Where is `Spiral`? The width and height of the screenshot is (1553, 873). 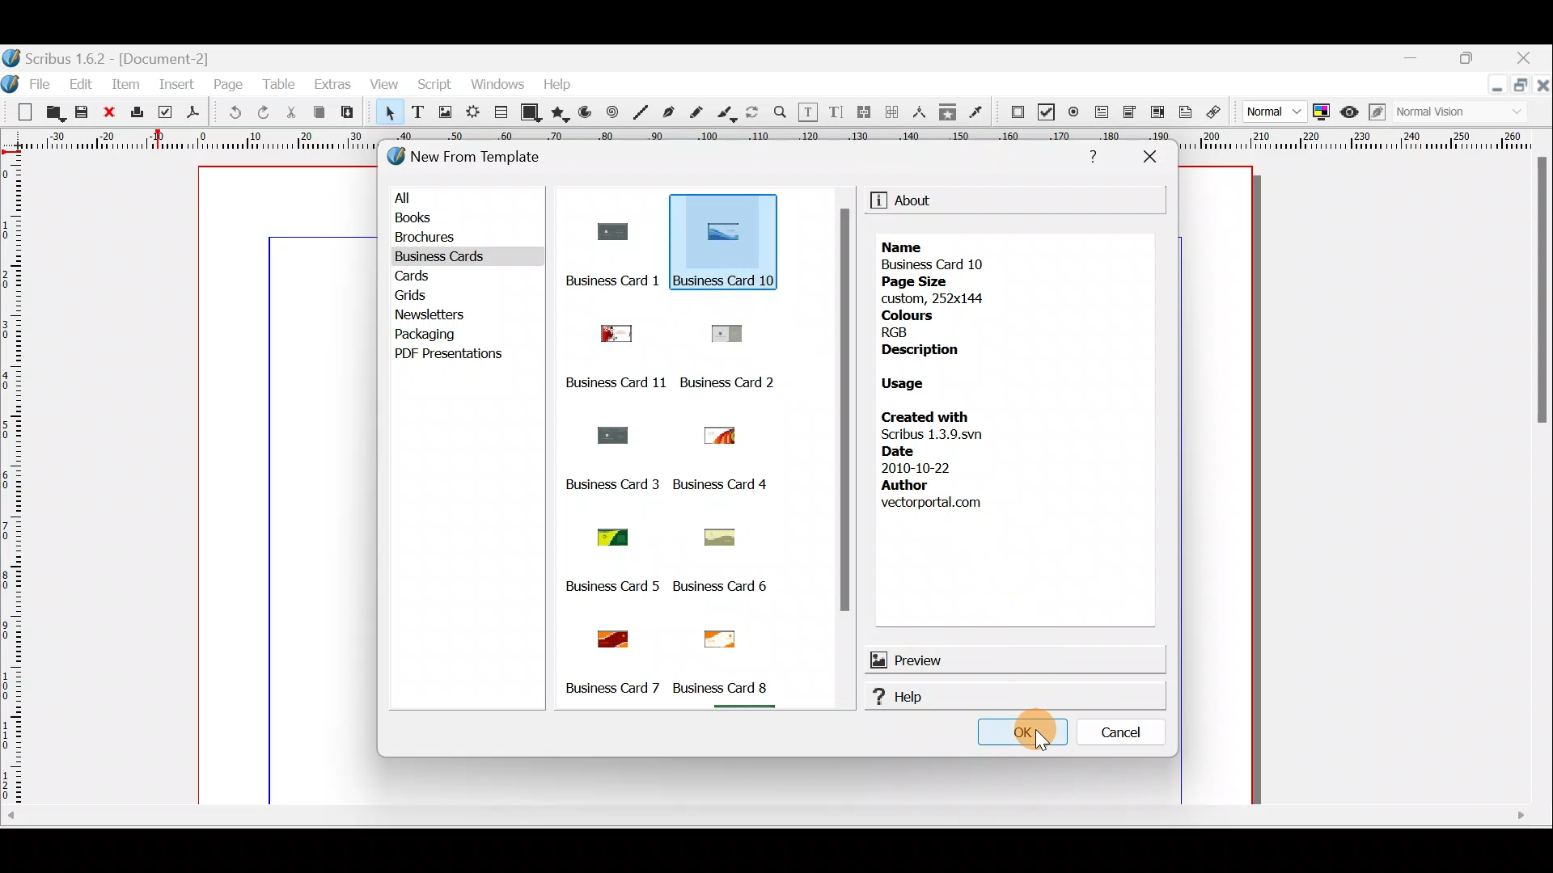
Spiral is located at coordinates (612, 112).